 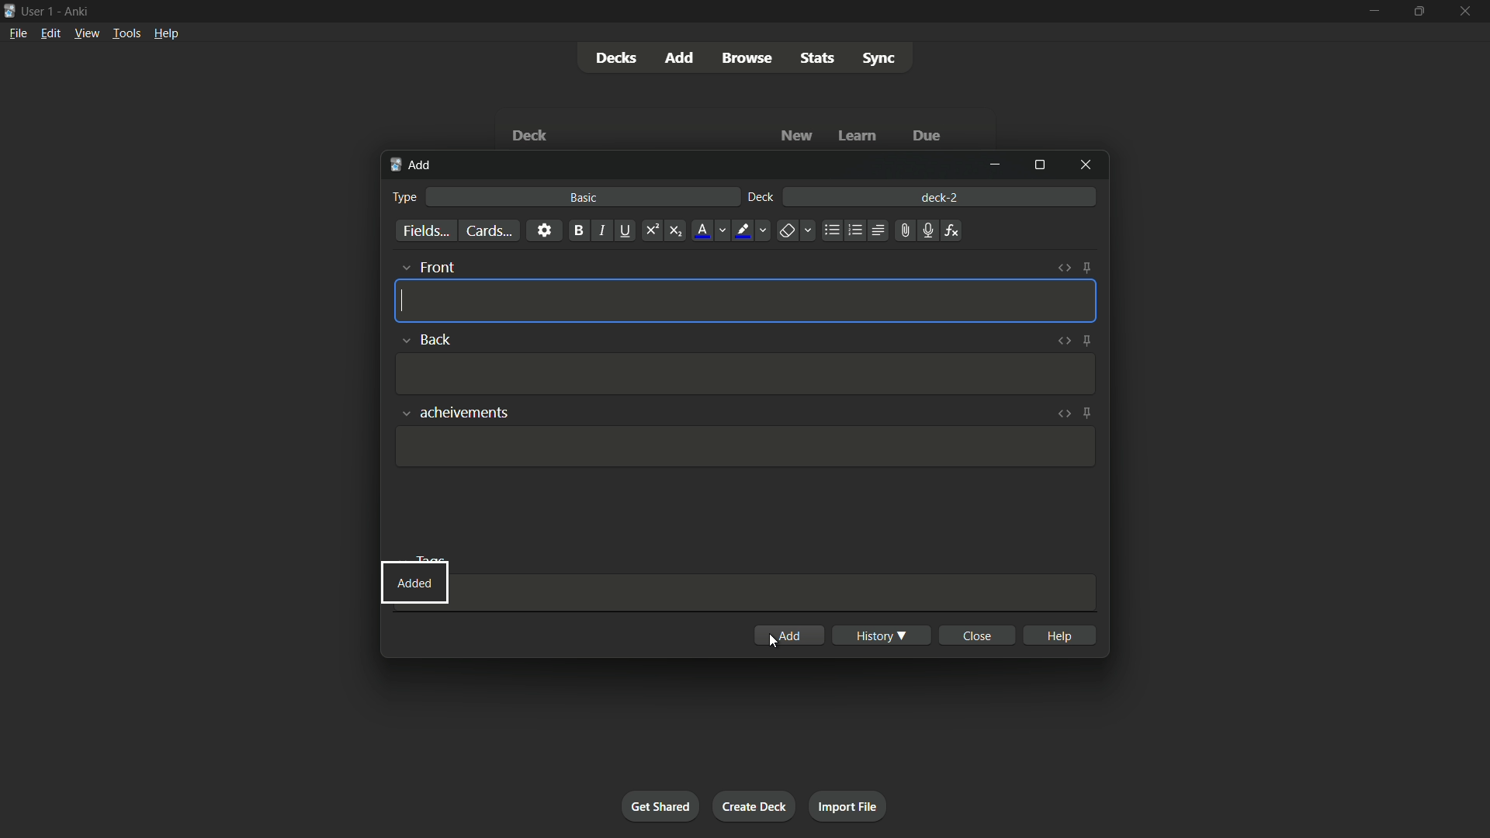 I want to click on tools menu, so click(x=126, y=33).